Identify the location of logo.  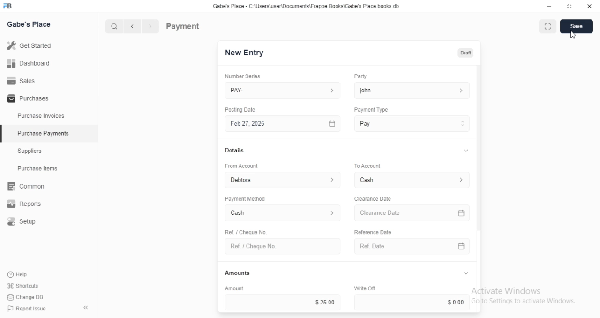
(10, 6).